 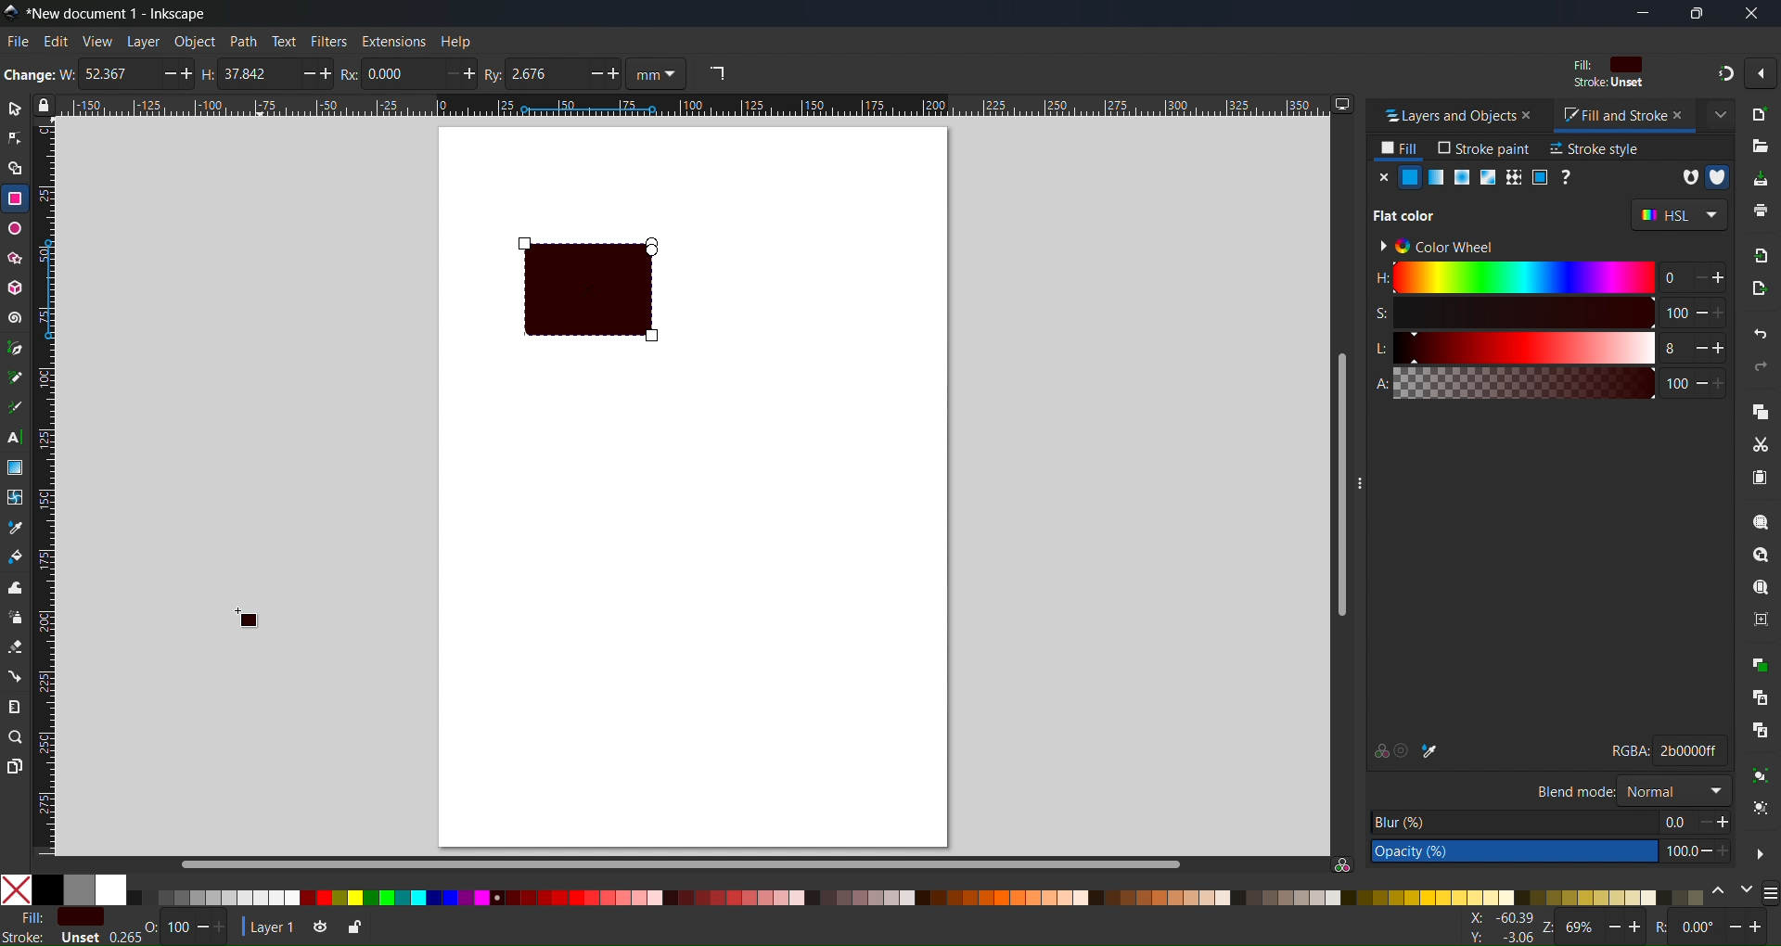 What do you see at coordinates (1530, 116) in the screenshot?
I see `close` at bounding box center [1530, 116].